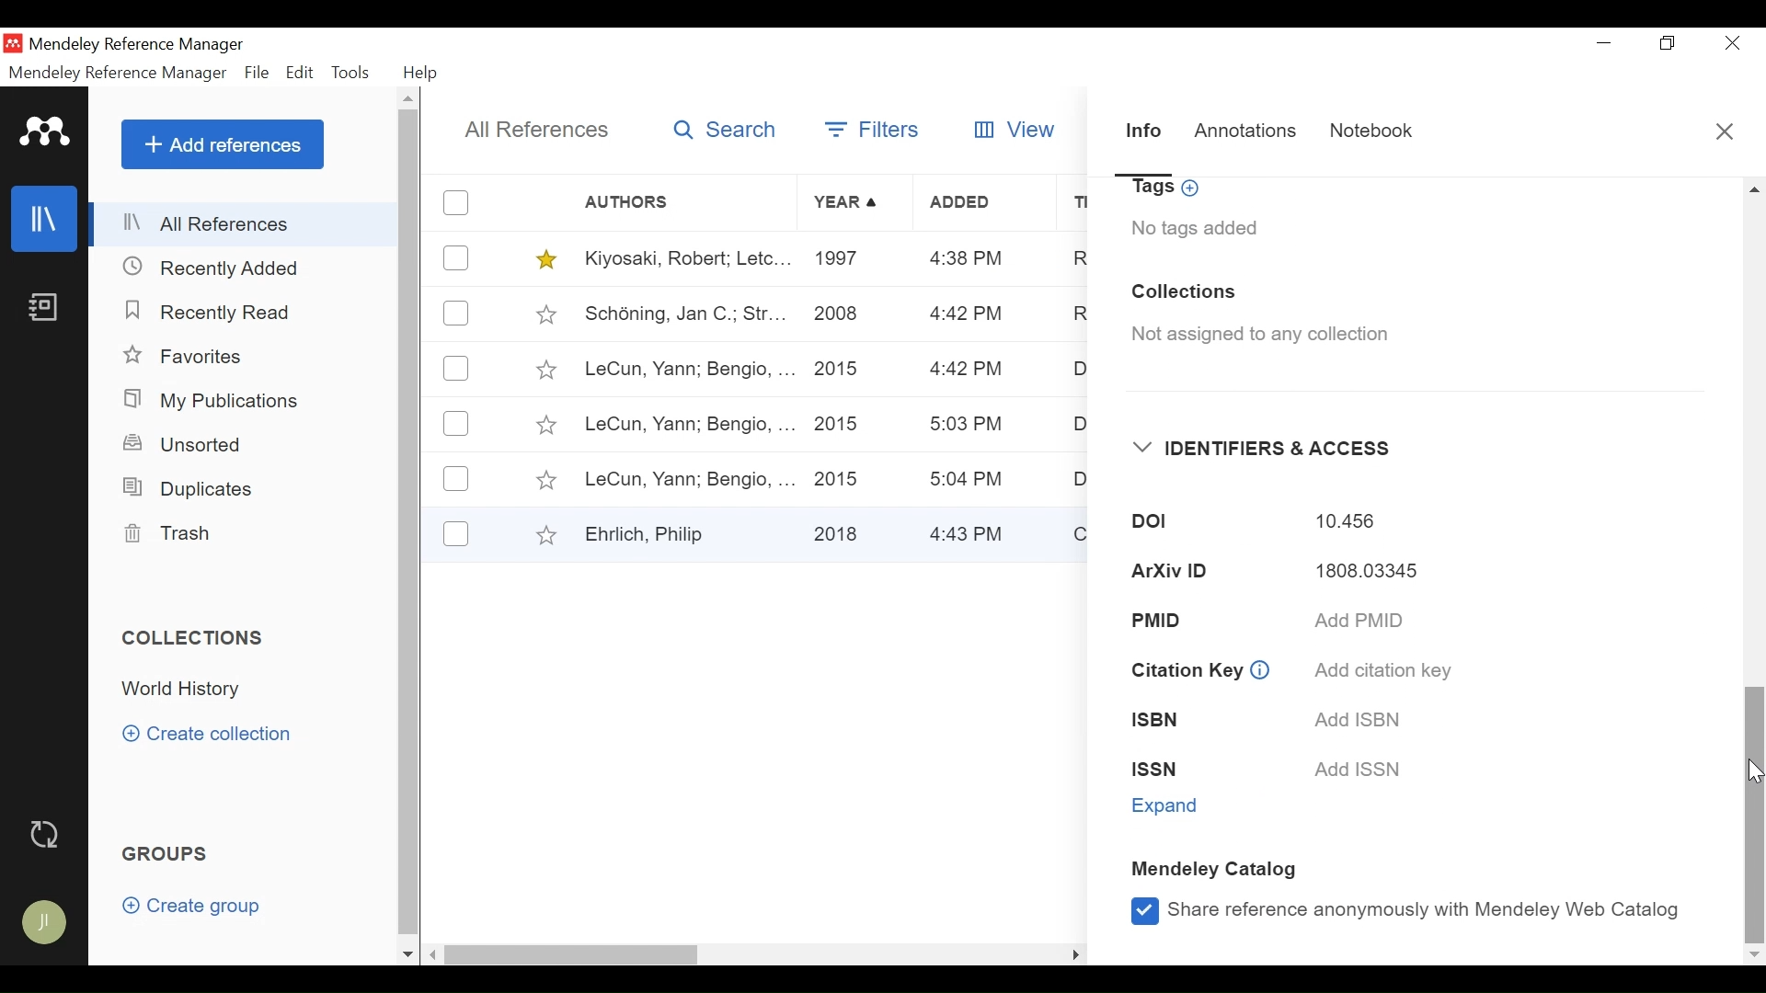  I want to click on 1997, so click(841, 261).